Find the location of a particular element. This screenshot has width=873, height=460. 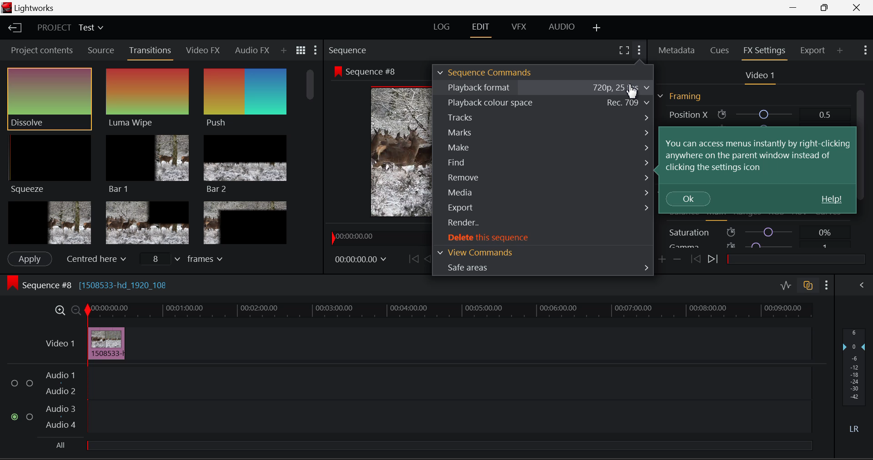

Cues is located at coordinates (720, 49).